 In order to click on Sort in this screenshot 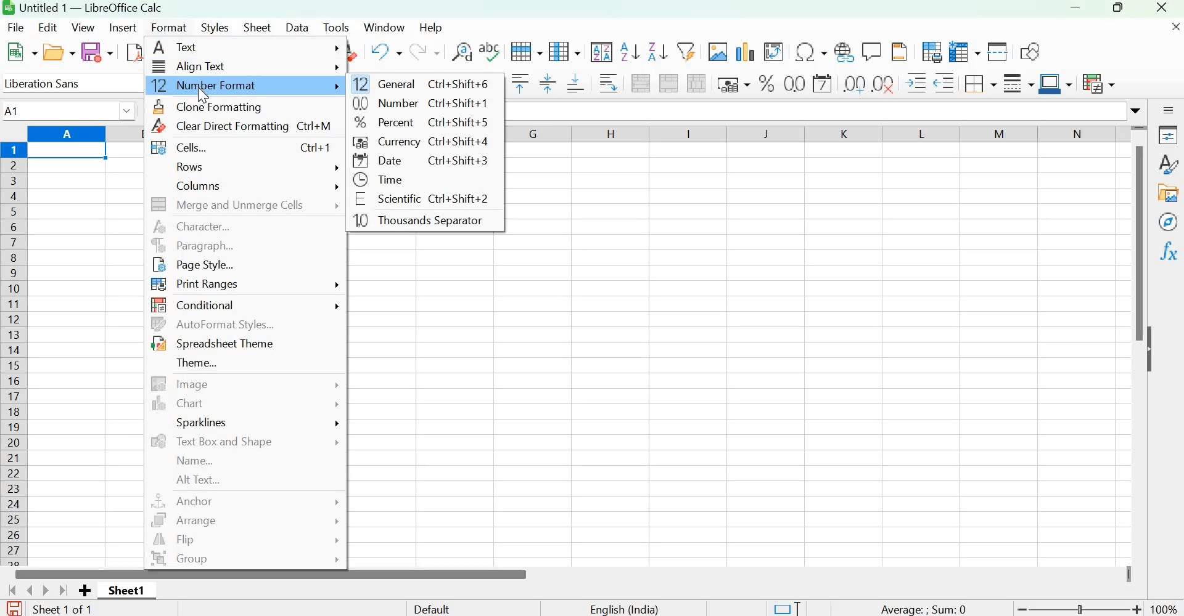, I will do `click(602, 52)`.